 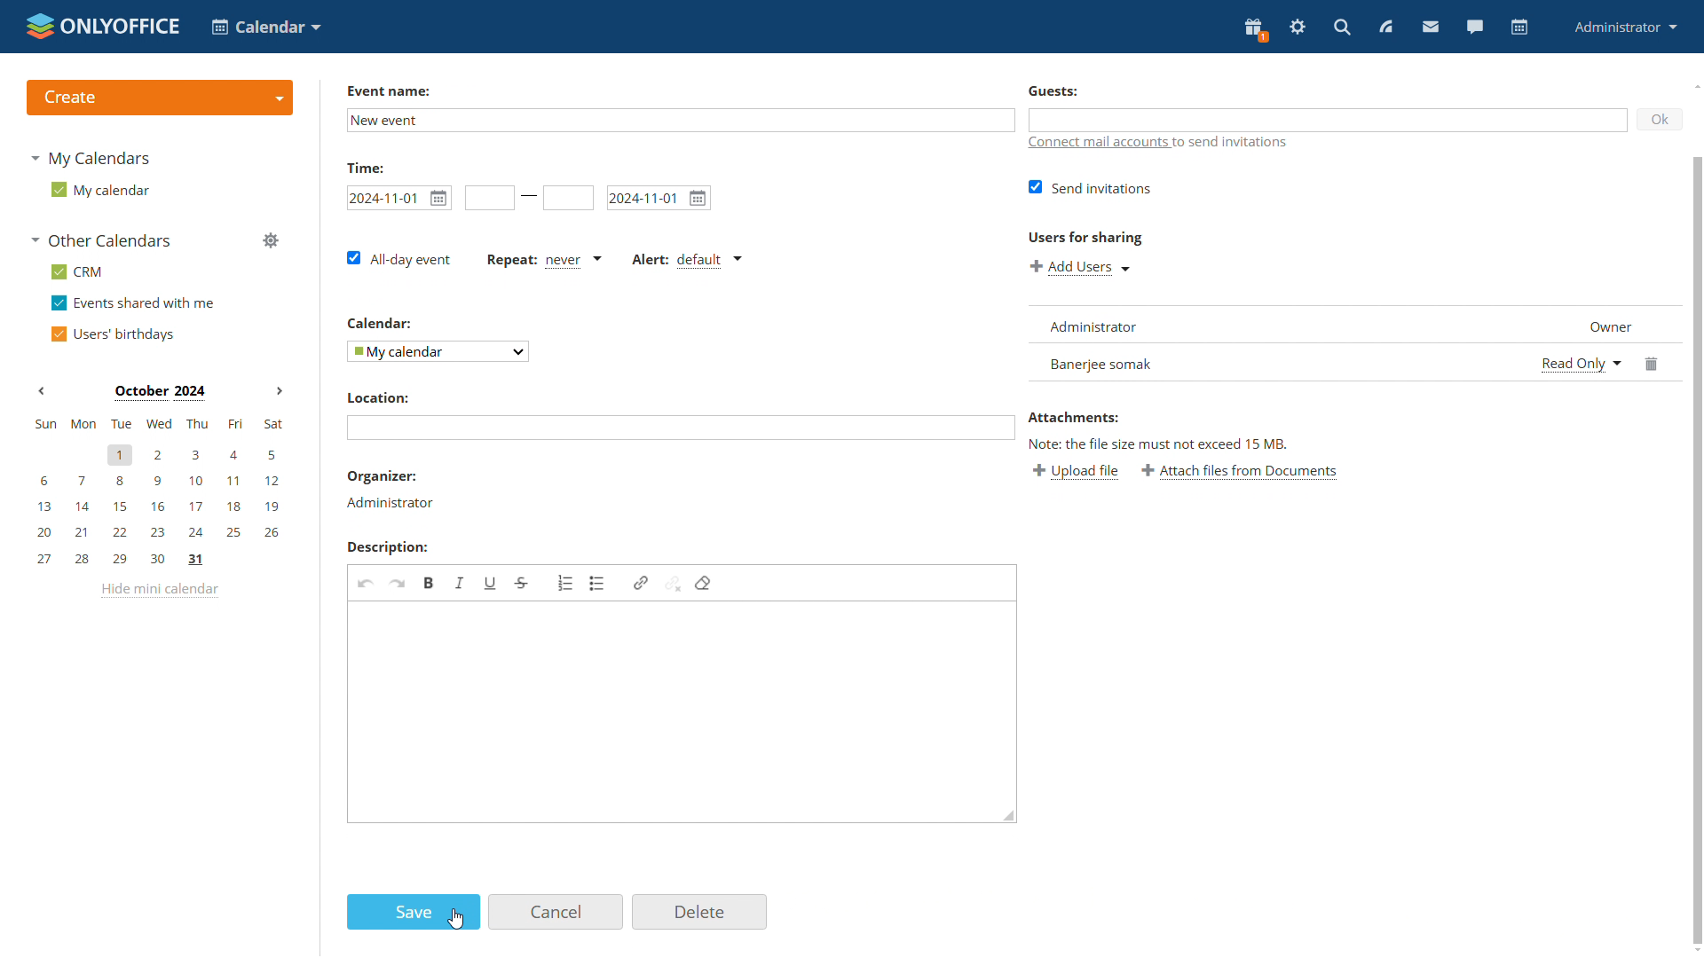 I want to click on Attachments, so click(x=1077, y=417).